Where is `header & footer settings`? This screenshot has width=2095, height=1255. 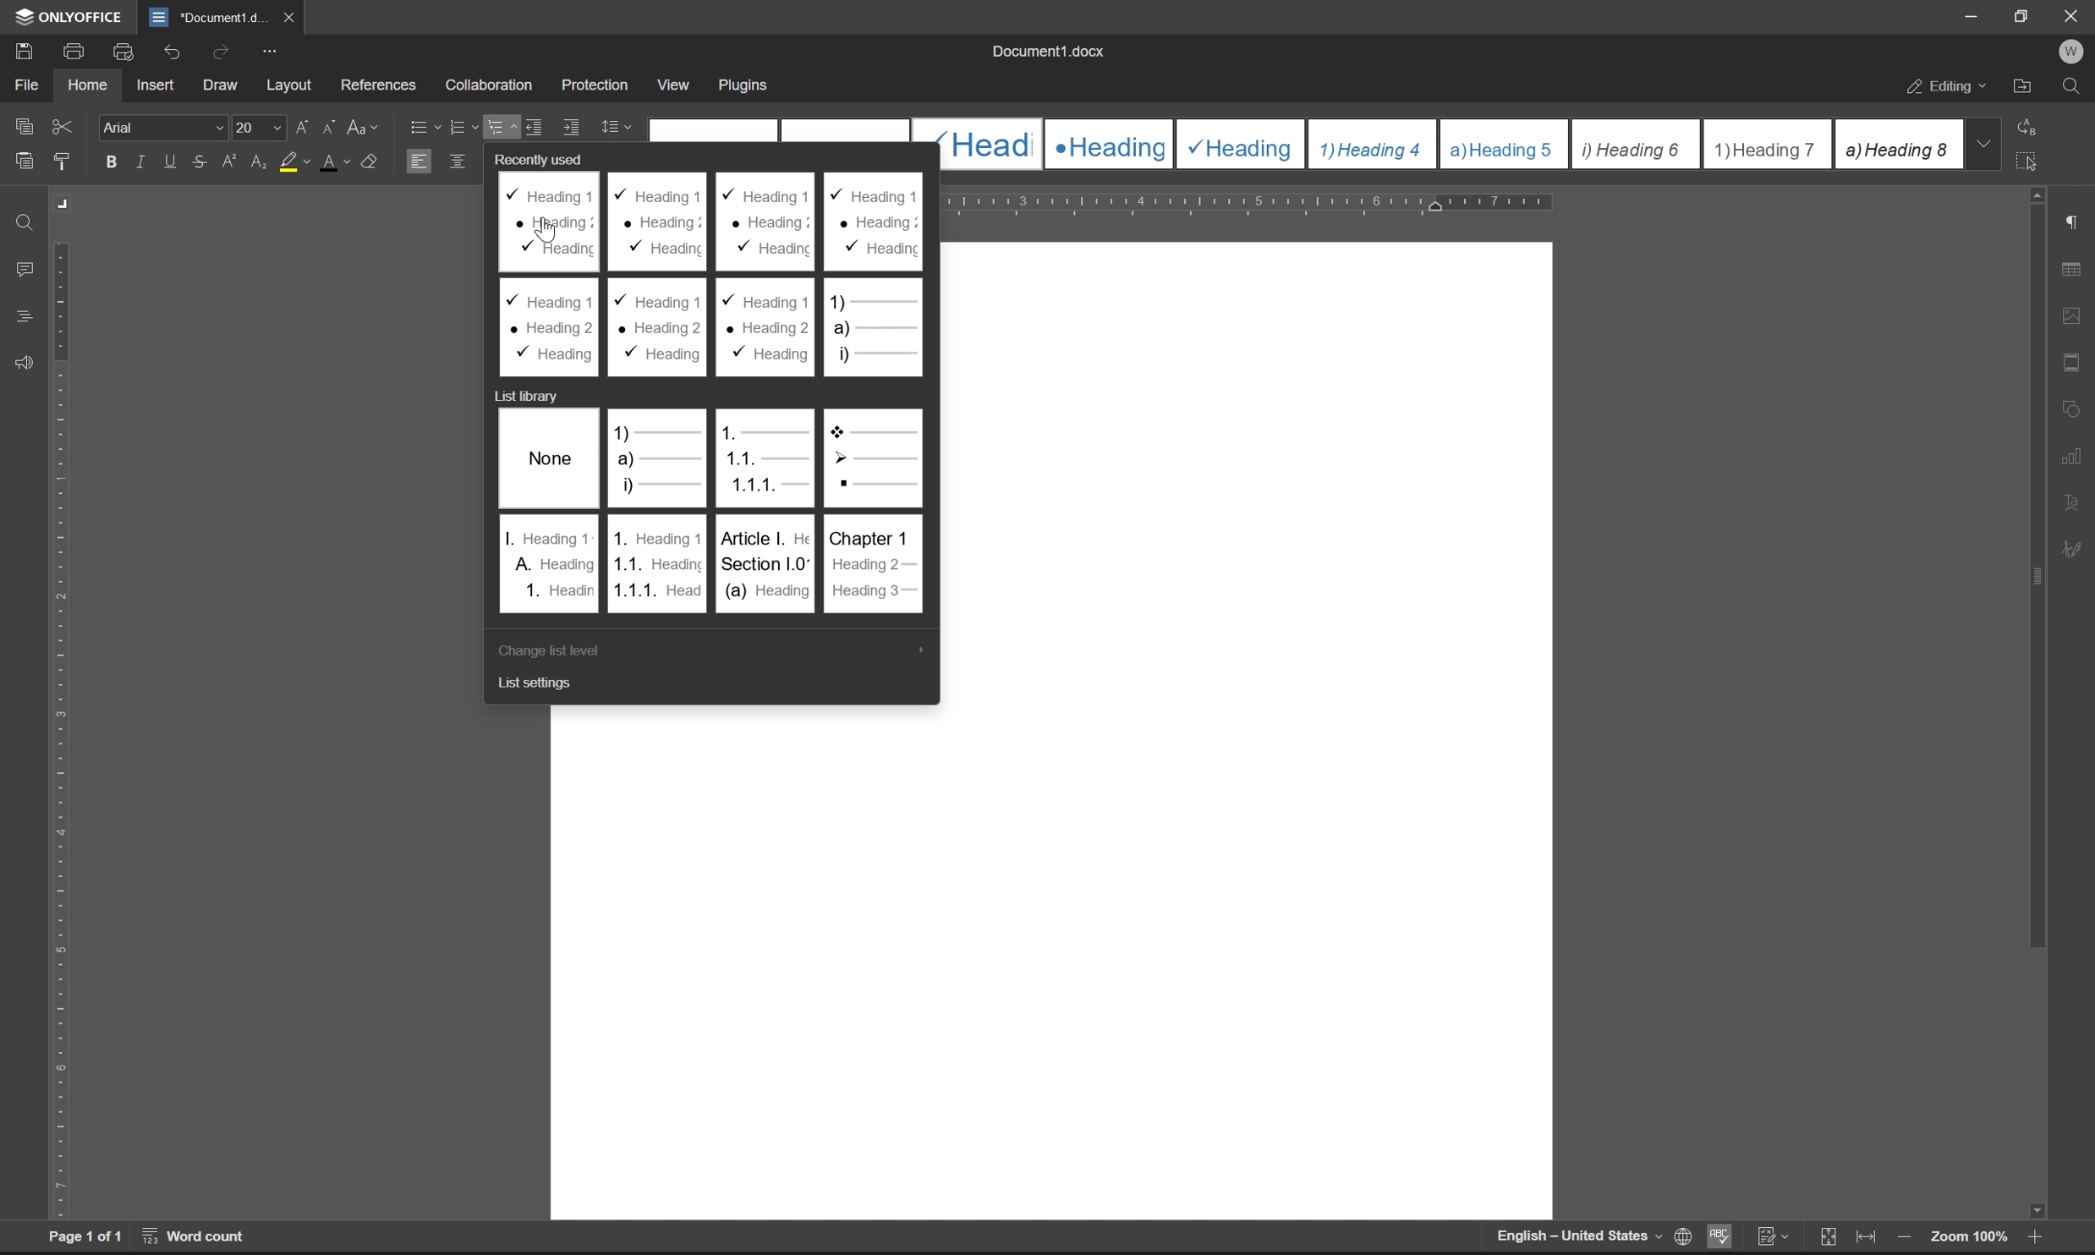
header & footer settings is located at coordinates (2070, 361).